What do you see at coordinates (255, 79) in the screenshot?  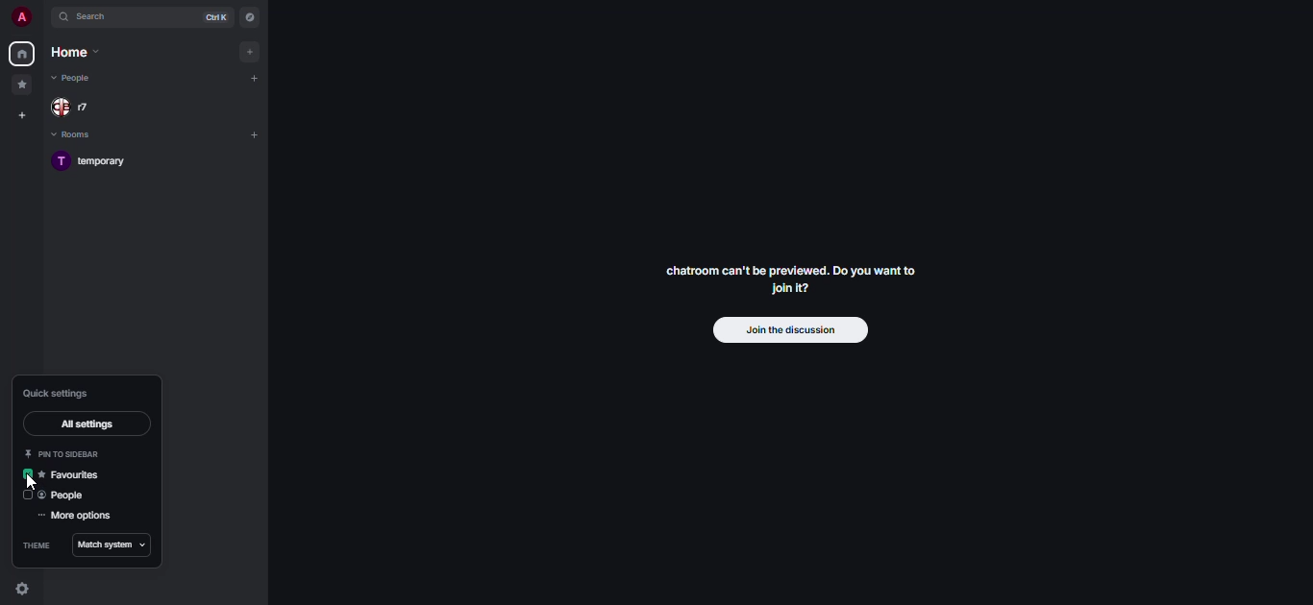 I see `add` at bounding box center [255, 79].